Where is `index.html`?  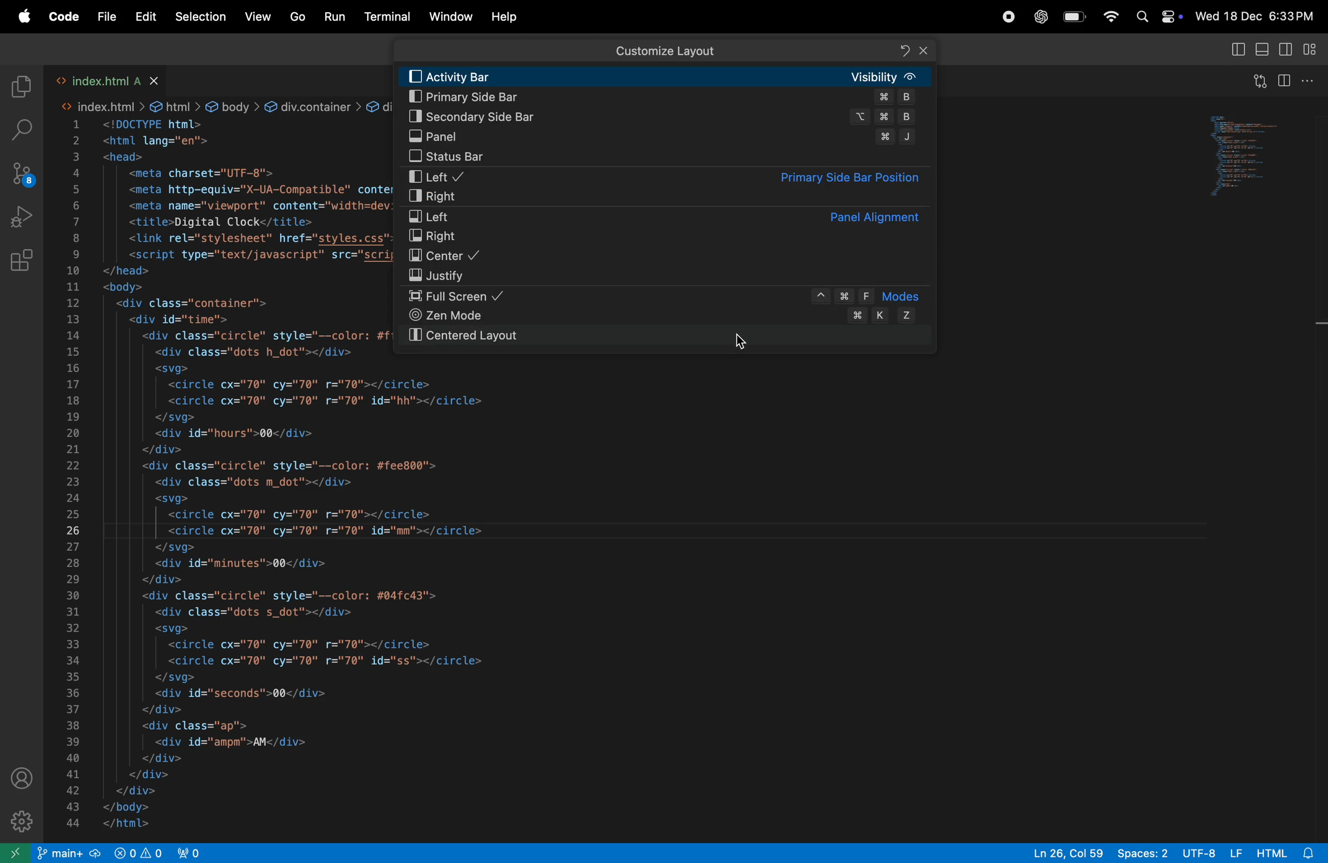
index.html is located at coordinates (110, 81).